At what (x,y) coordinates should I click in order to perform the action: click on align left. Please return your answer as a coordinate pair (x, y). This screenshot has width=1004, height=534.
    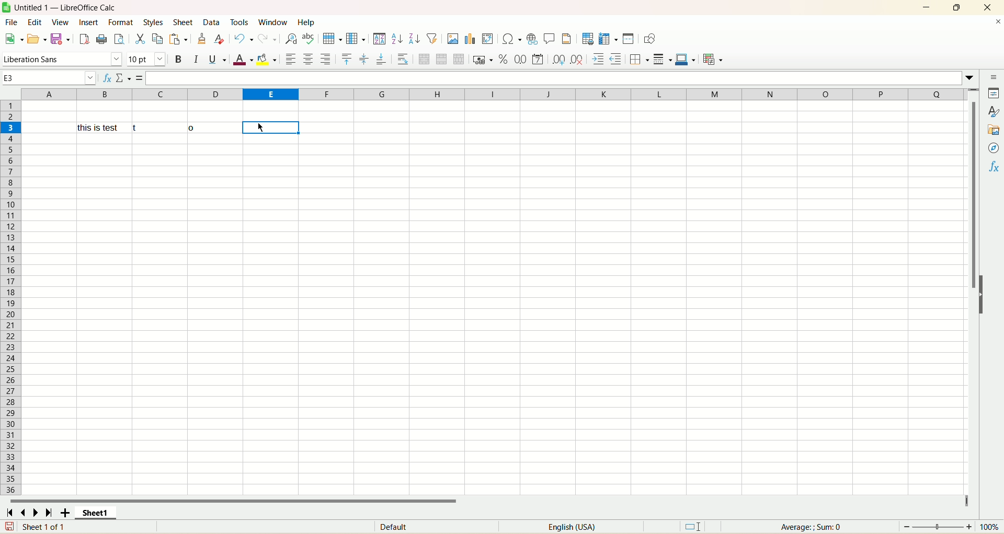
    Looking at the image, I should click on (292, 59).